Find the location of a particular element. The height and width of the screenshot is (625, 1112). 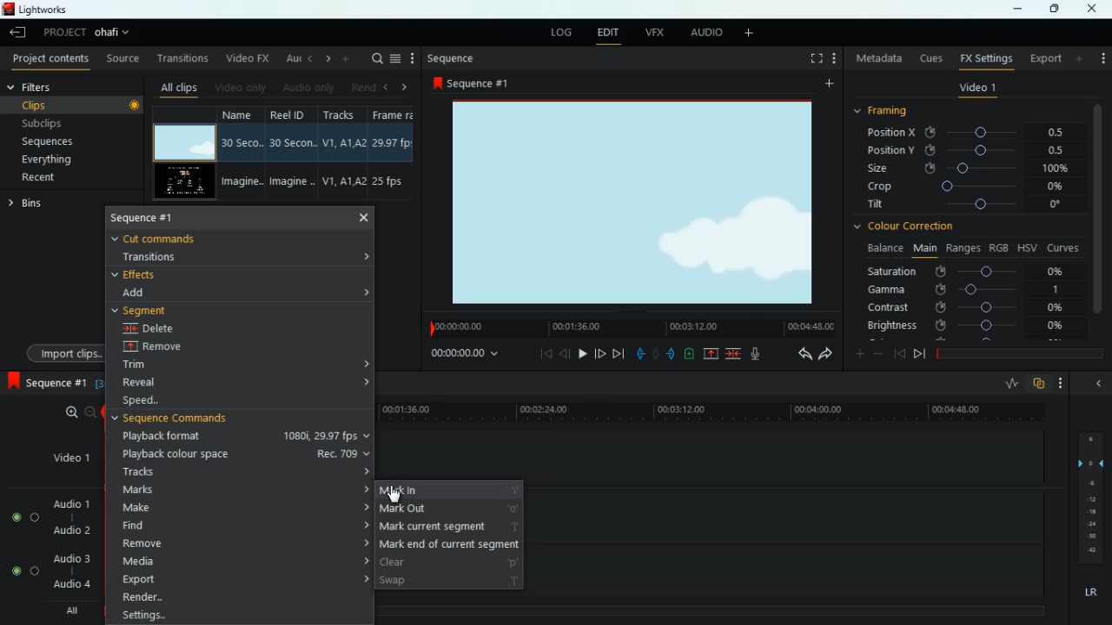

segment is located at coordinates (150, 311).